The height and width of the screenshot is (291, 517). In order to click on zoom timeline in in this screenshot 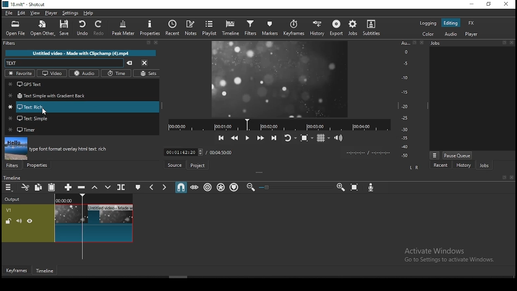, I will do `click(340, 187)`.